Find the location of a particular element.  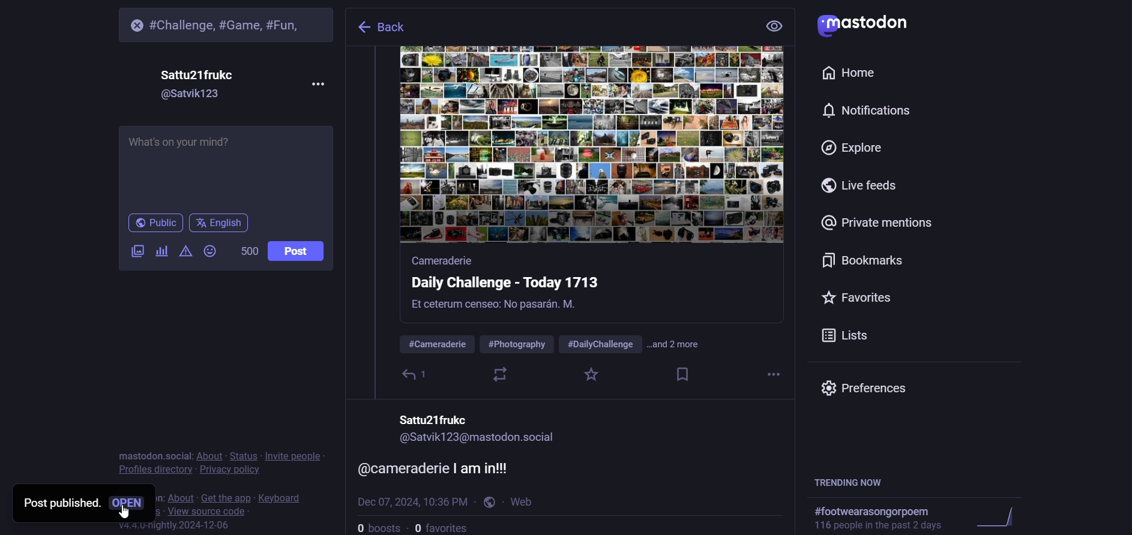

public is located at coordinates (154, 223).